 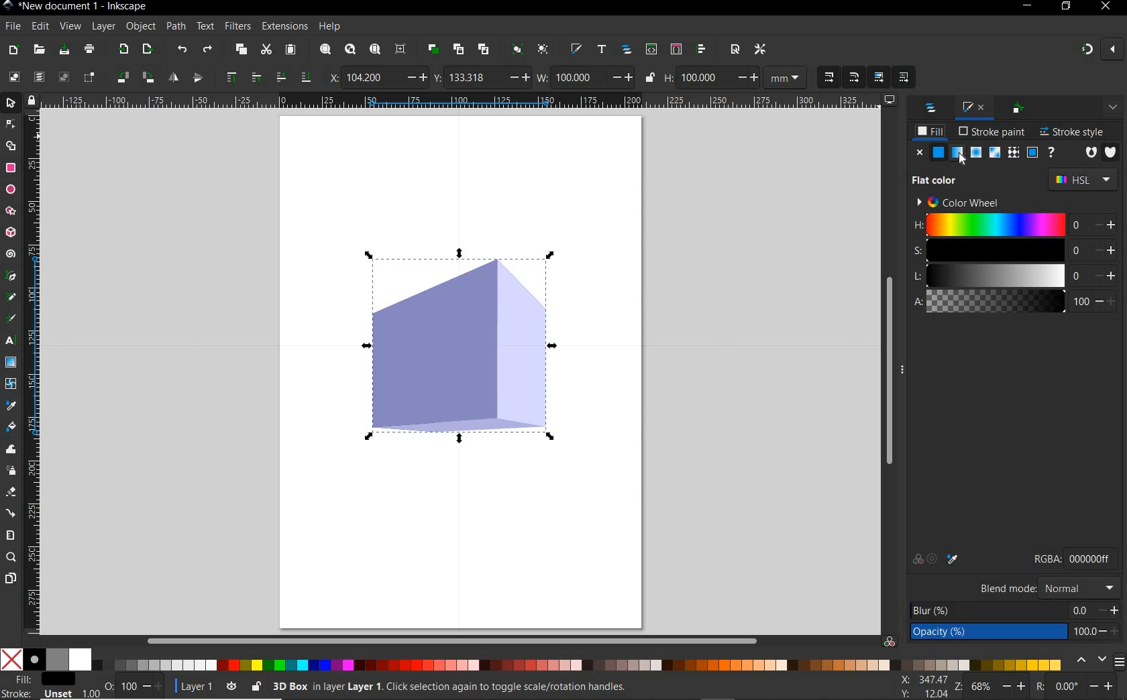 What do you see at coordinates (676, 50) in the screenshot?
I see `OPEN SELECTORS` at bounding box center [676, 50].